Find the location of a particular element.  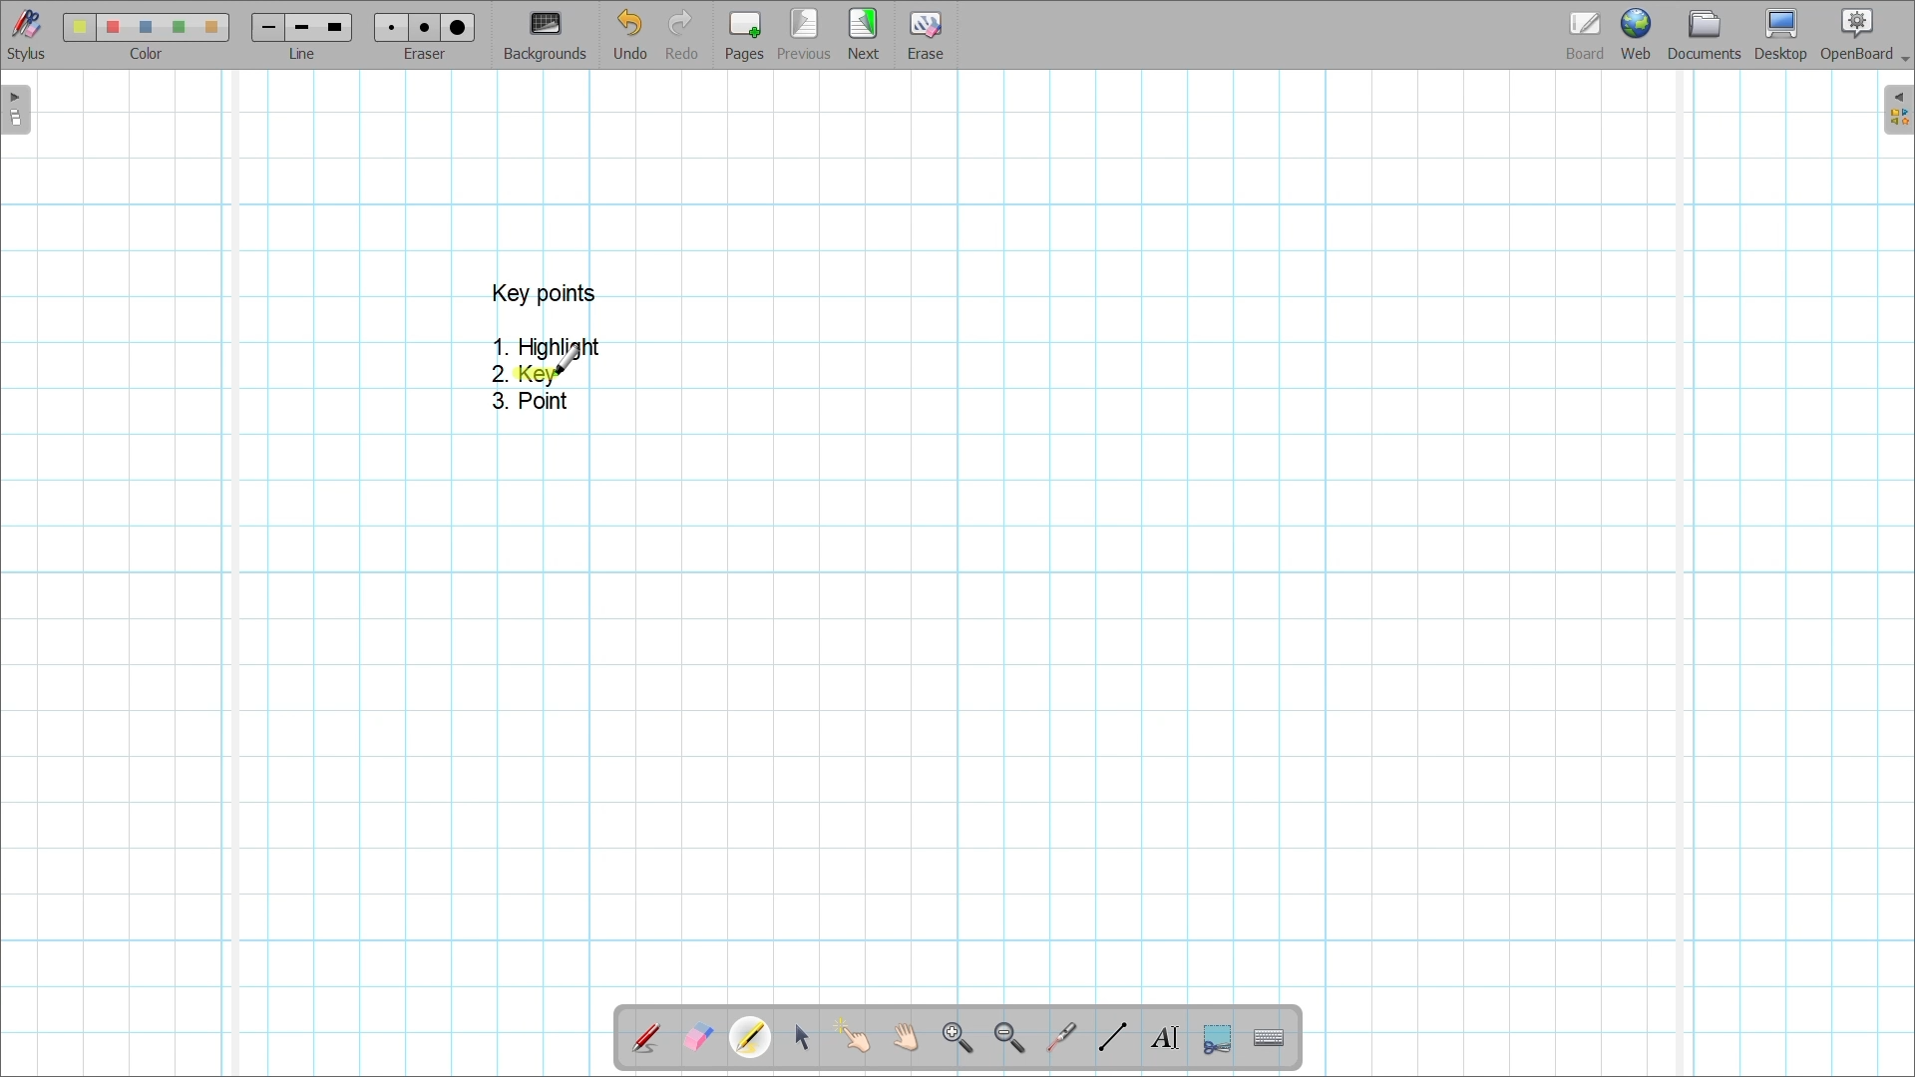

Write text is located at coordinates (1164, 1038).